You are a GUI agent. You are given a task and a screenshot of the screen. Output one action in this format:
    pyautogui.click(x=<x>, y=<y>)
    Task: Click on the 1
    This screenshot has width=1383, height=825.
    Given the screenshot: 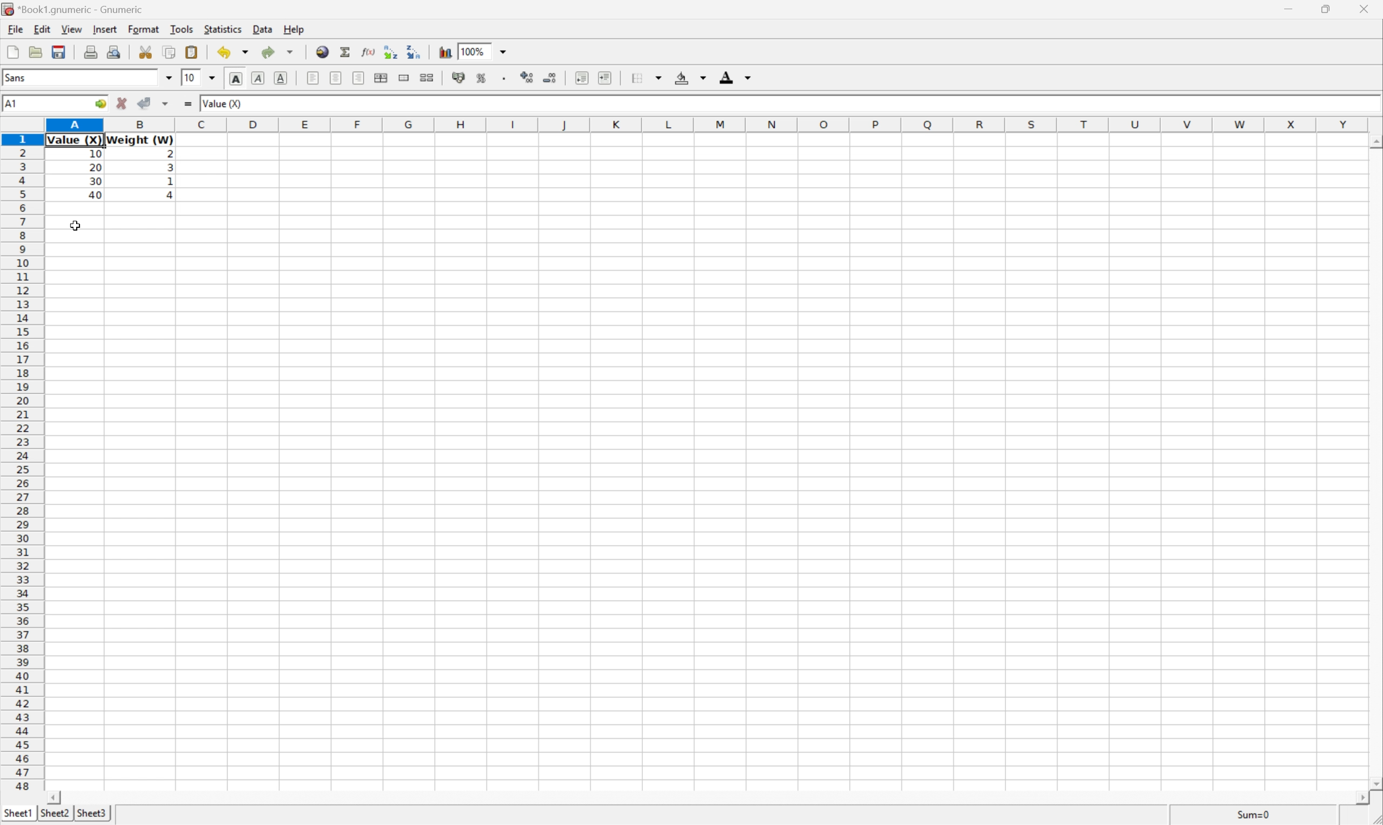 What is the action you would take?
    pyautogui.click(x=168, y=181)
    